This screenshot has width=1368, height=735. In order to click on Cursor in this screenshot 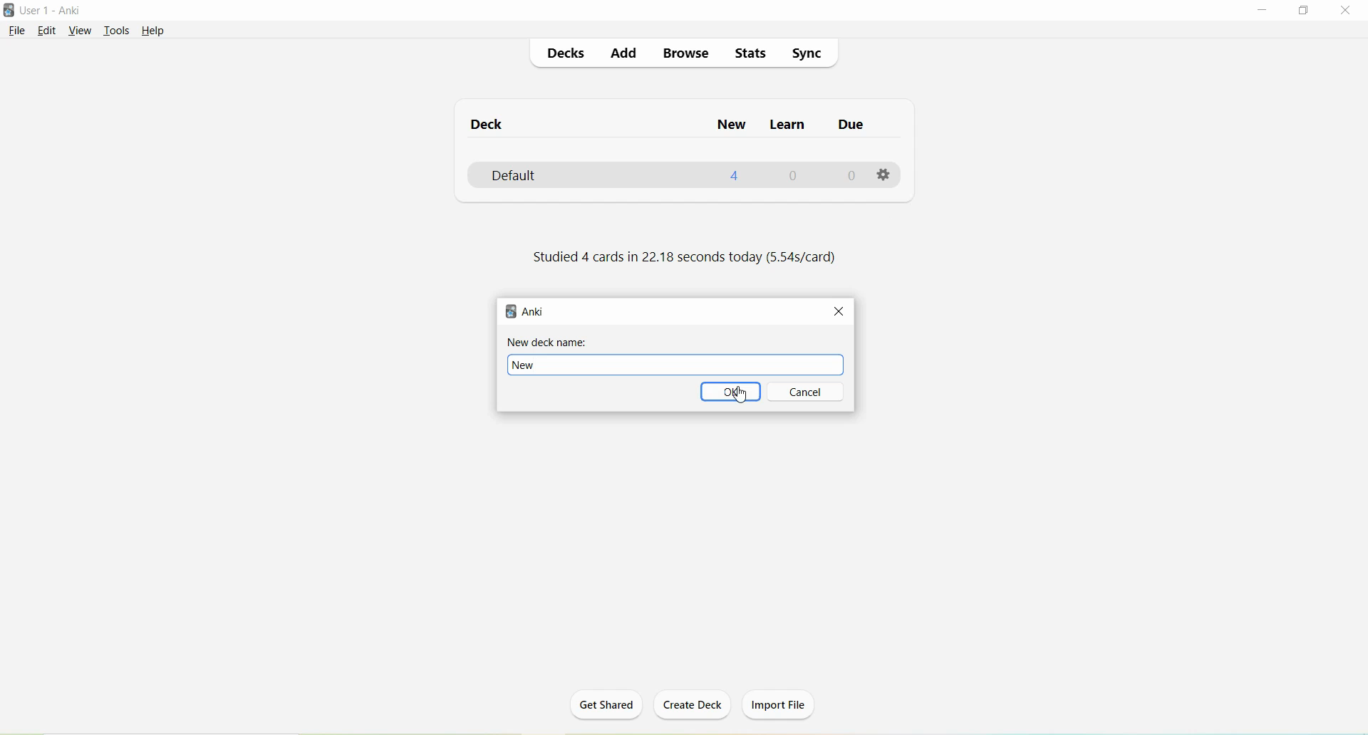, I will do `click(743, 398)`.